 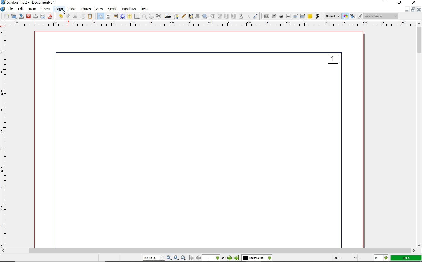 I want to click on system logo, so click(x=3, y=9).